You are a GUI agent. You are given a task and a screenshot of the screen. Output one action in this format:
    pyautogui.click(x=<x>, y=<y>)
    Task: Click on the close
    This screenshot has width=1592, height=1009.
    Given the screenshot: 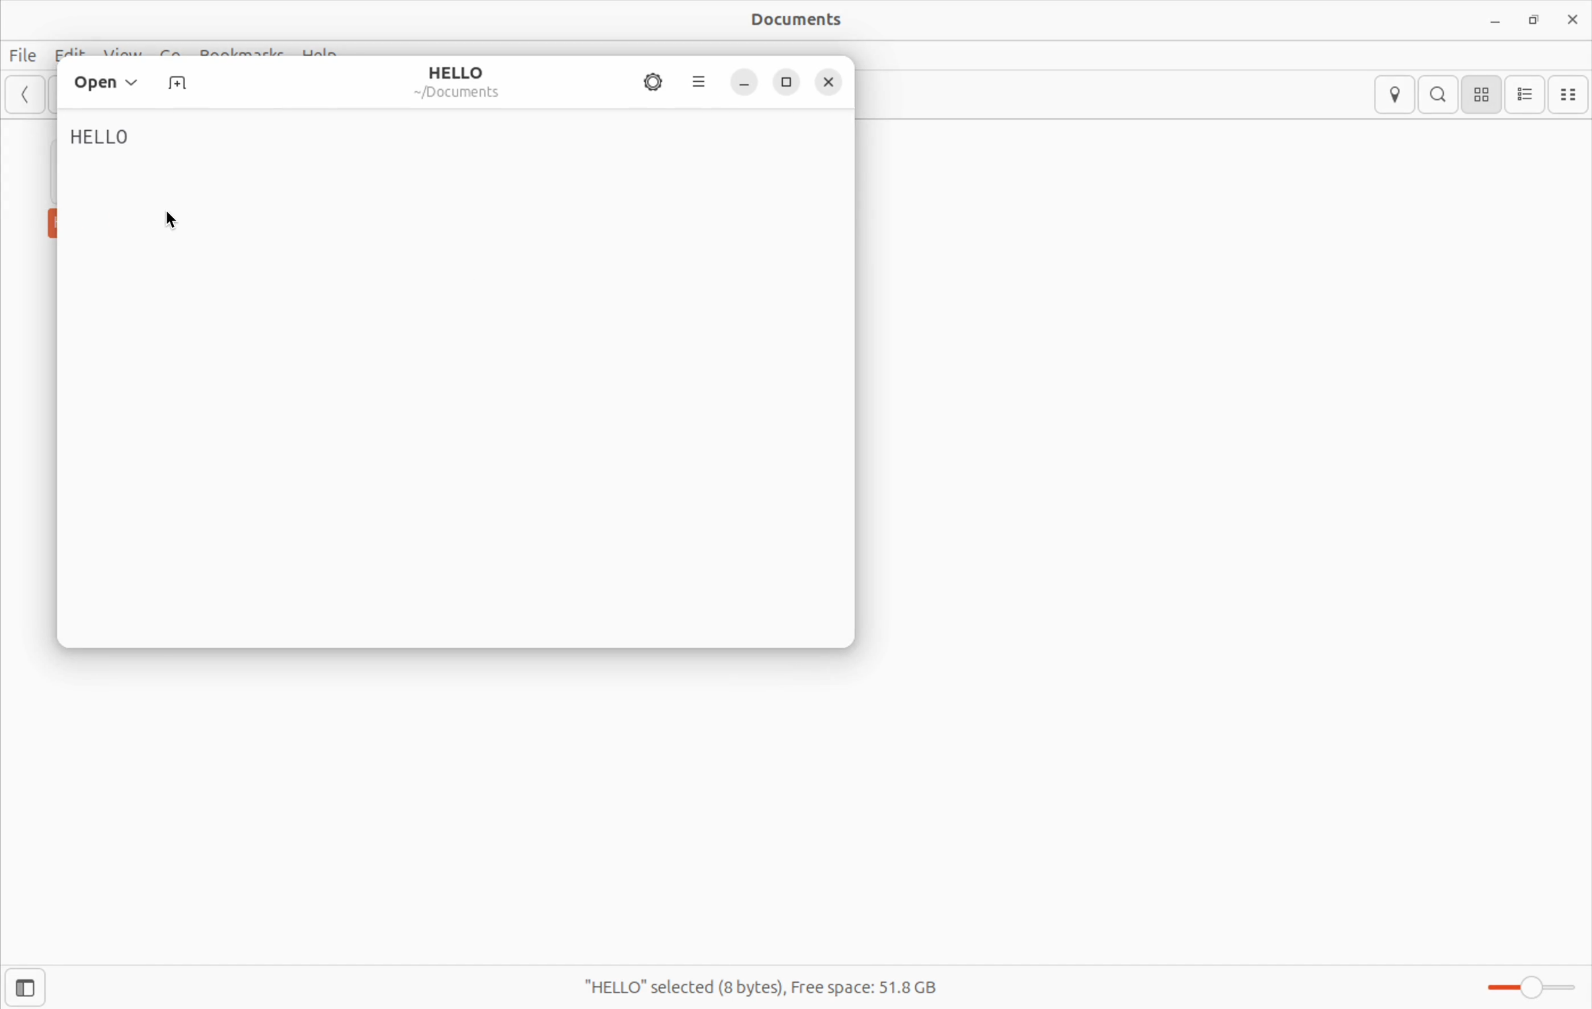 What is the action you would take?
    pyautogui.click(x=1568, y=19)
    